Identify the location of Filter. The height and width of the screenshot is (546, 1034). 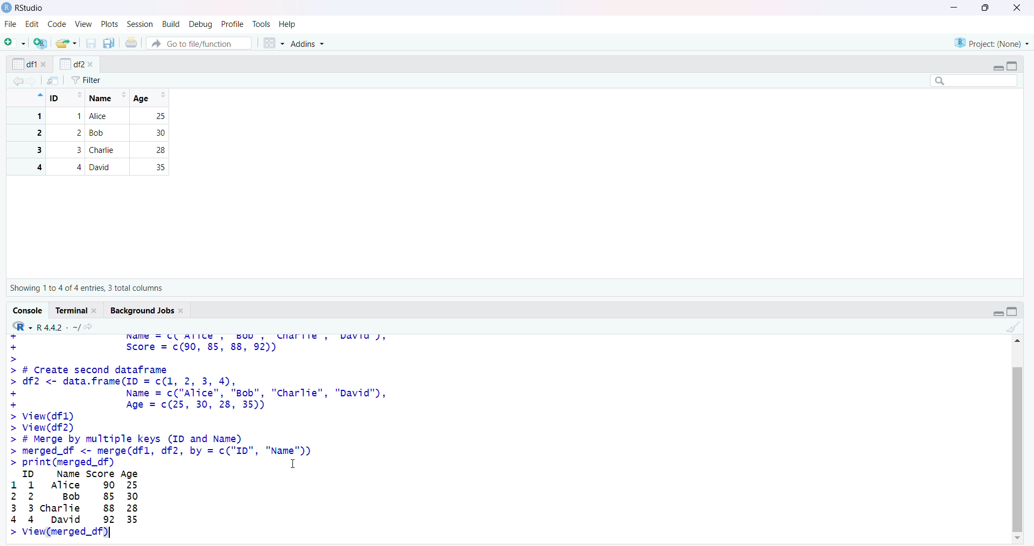
(86, 80).